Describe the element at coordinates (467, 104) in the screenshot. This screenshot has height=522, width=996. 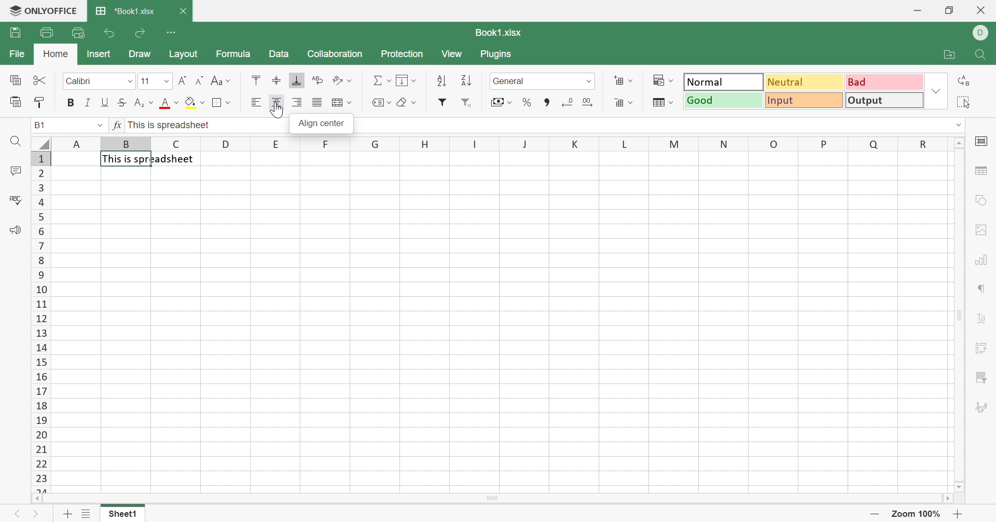
I see `Remove filter` at that location.